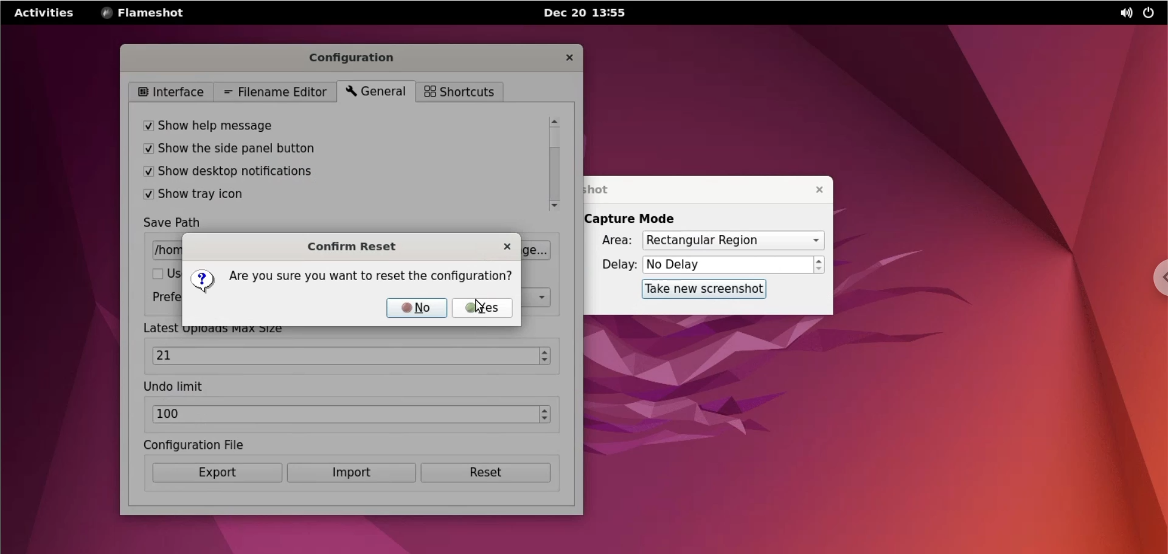 Image resolution: width=1168 pixels, height=554 pixels. Describe the element at coordinates (1157, 276) in the screenshot. I see `chrome options` at that location.